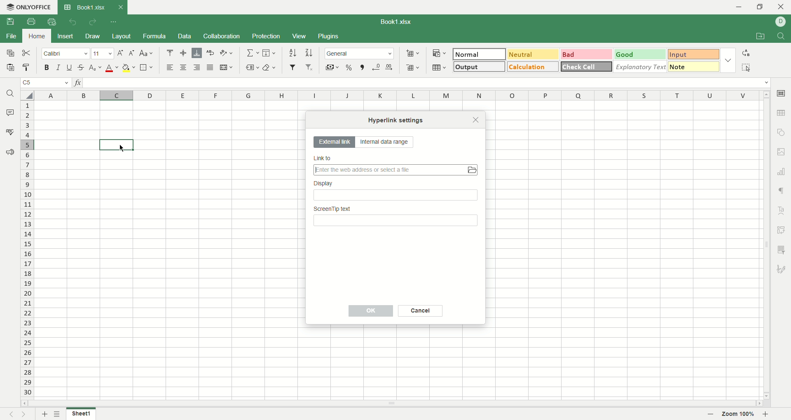 The image size is (791, 420). What do you see at coordinates (421, 311) in the screenshot?
I see `cancel` at bounding box center [421, 311].